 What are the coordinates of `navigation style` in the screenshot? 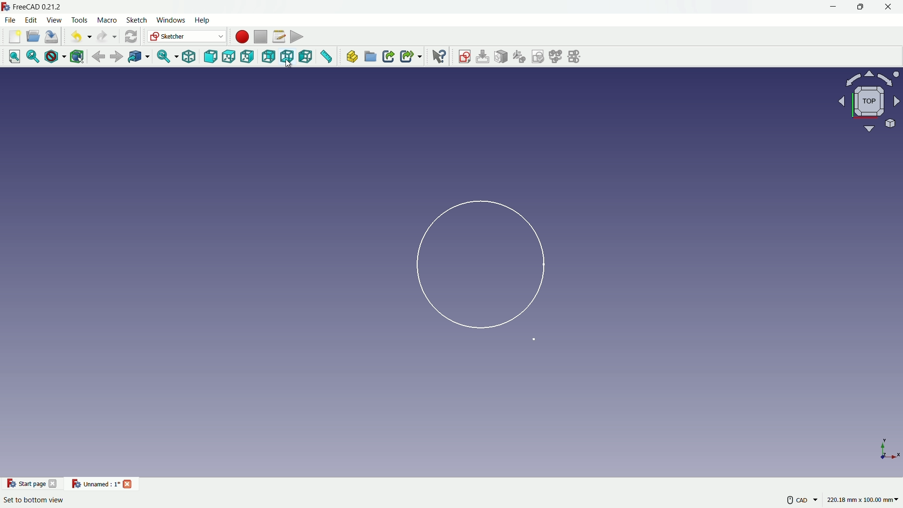 It's located at (792, 501).